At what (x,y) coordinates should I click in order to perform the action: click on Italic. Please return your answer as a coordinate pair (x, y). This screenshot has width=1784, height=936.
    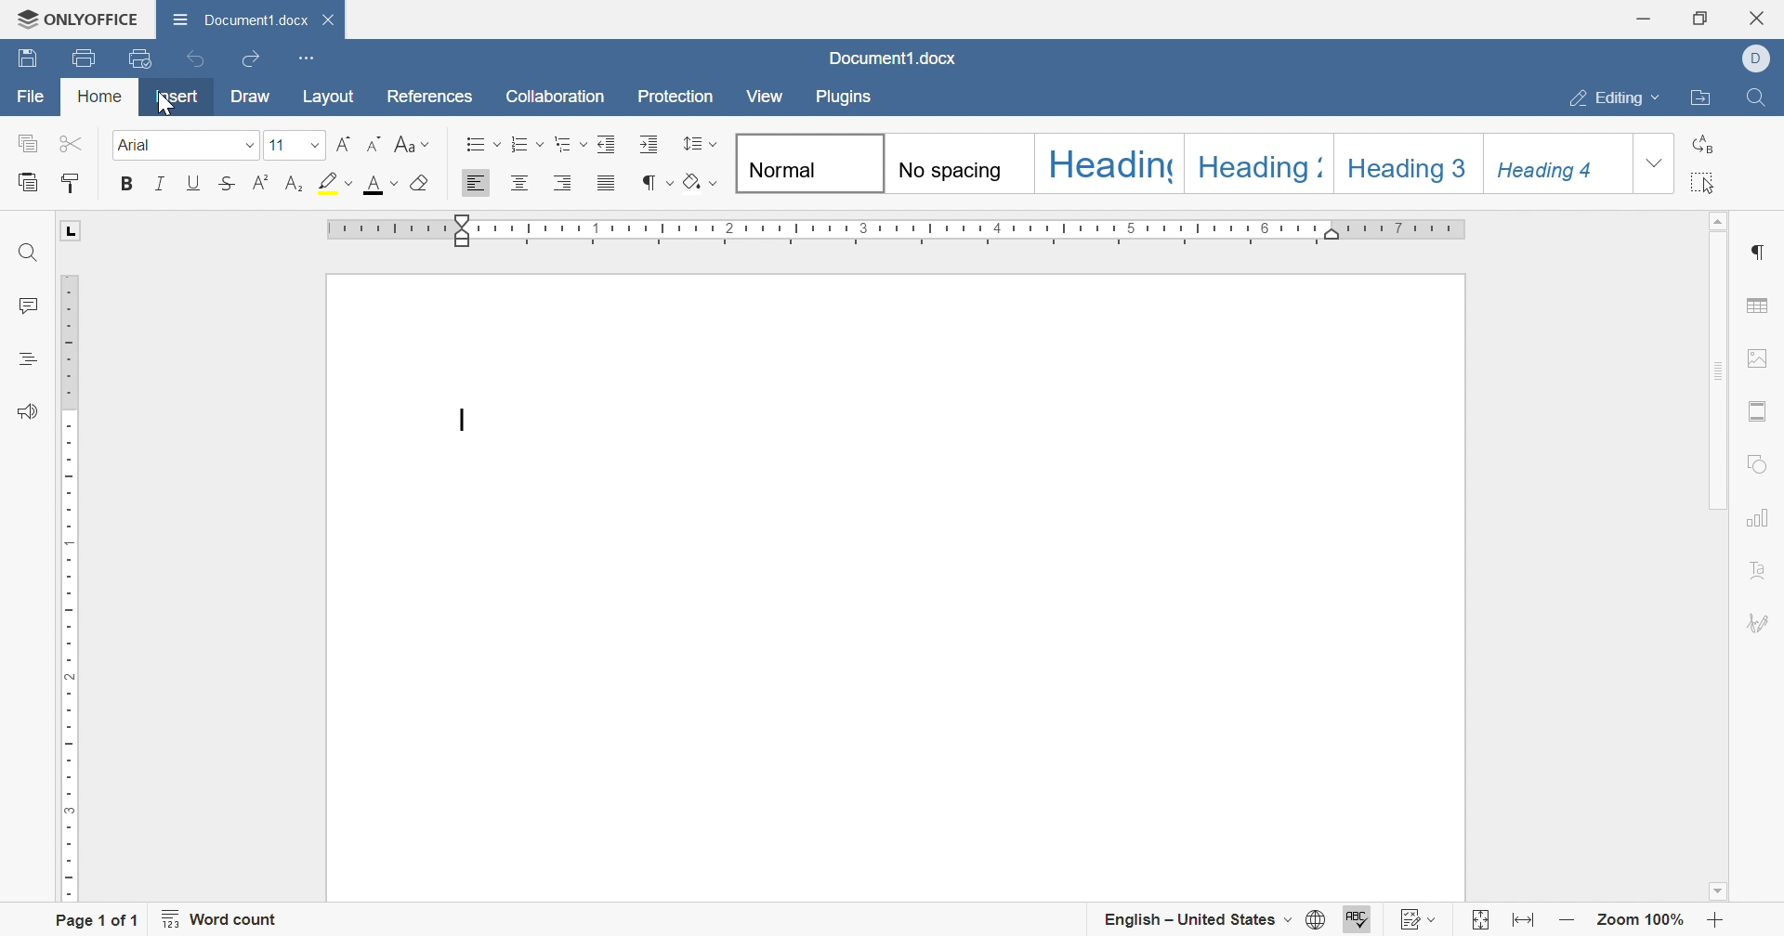
    Looking at the image, I should click on (159, 185).